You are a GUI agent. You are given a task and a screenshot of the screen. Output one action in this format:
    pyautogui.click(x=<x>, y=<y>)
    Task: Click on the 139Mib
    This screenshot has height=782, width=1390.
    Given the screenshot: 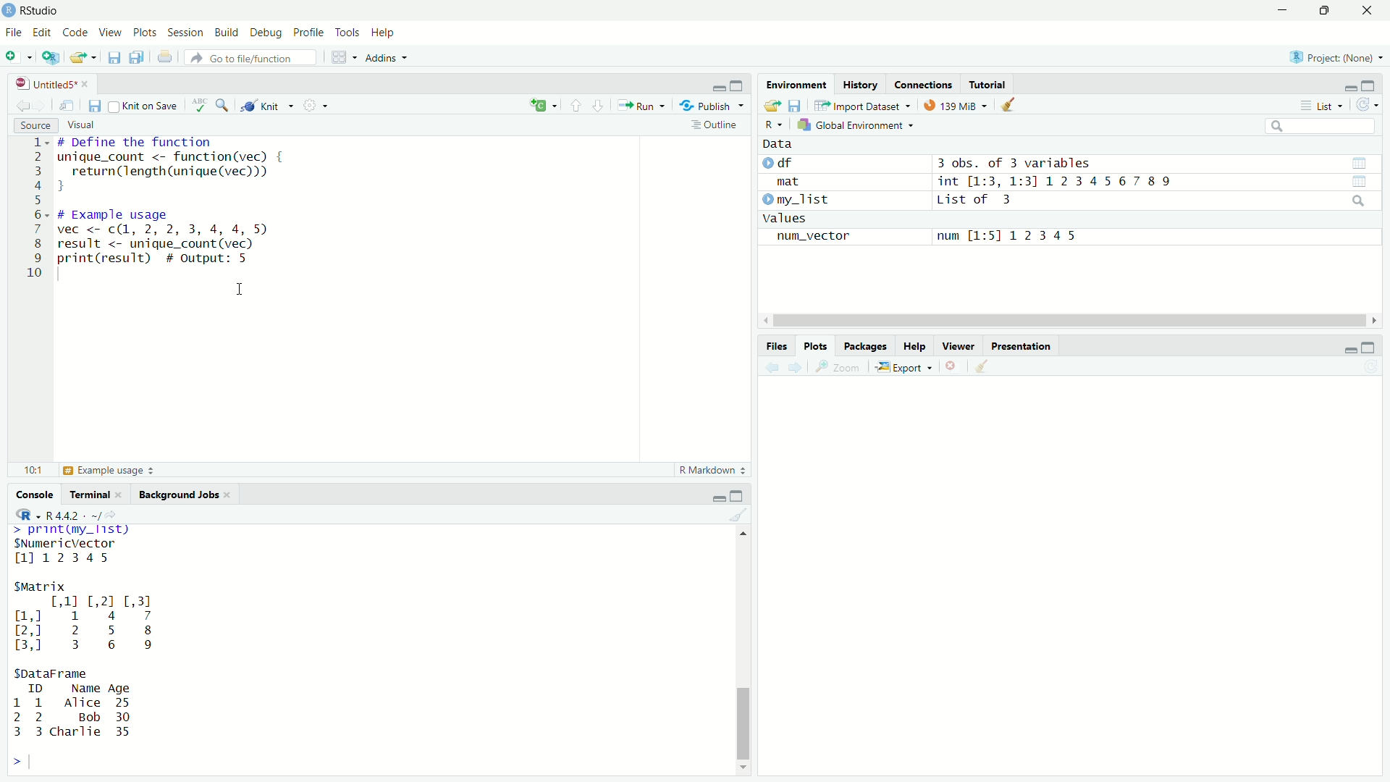 What is the action you would take?
    pyautogui.click(x=955, y=106)
    